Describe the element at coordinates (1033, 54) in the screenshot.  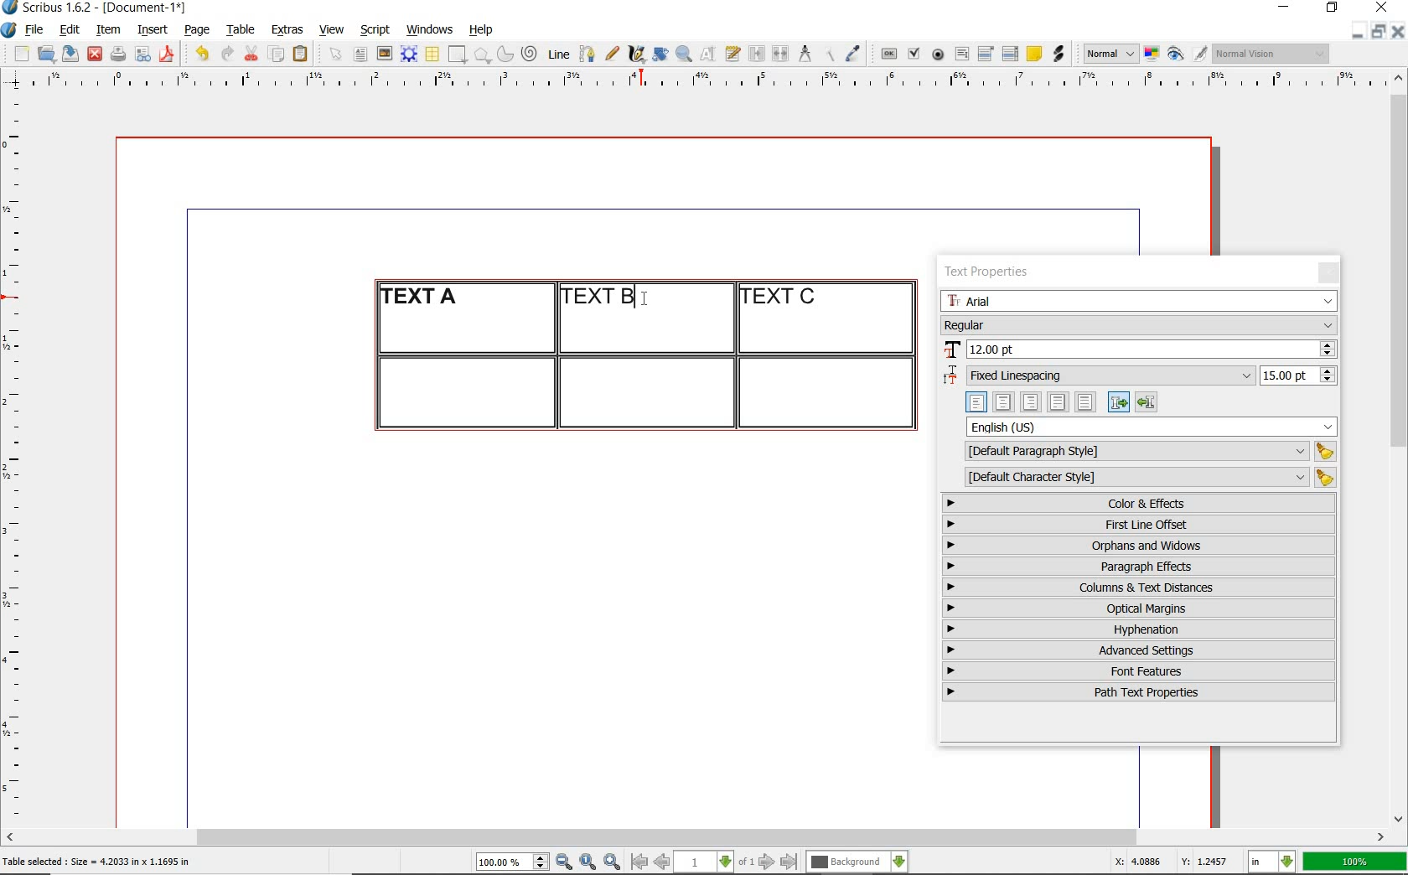
I see `text annotation` at that location.